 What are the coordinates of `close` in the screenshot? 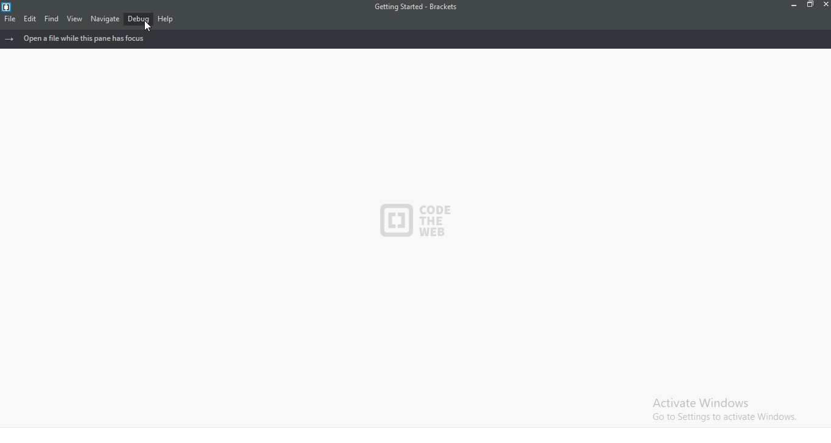 It's located at (824, 7).